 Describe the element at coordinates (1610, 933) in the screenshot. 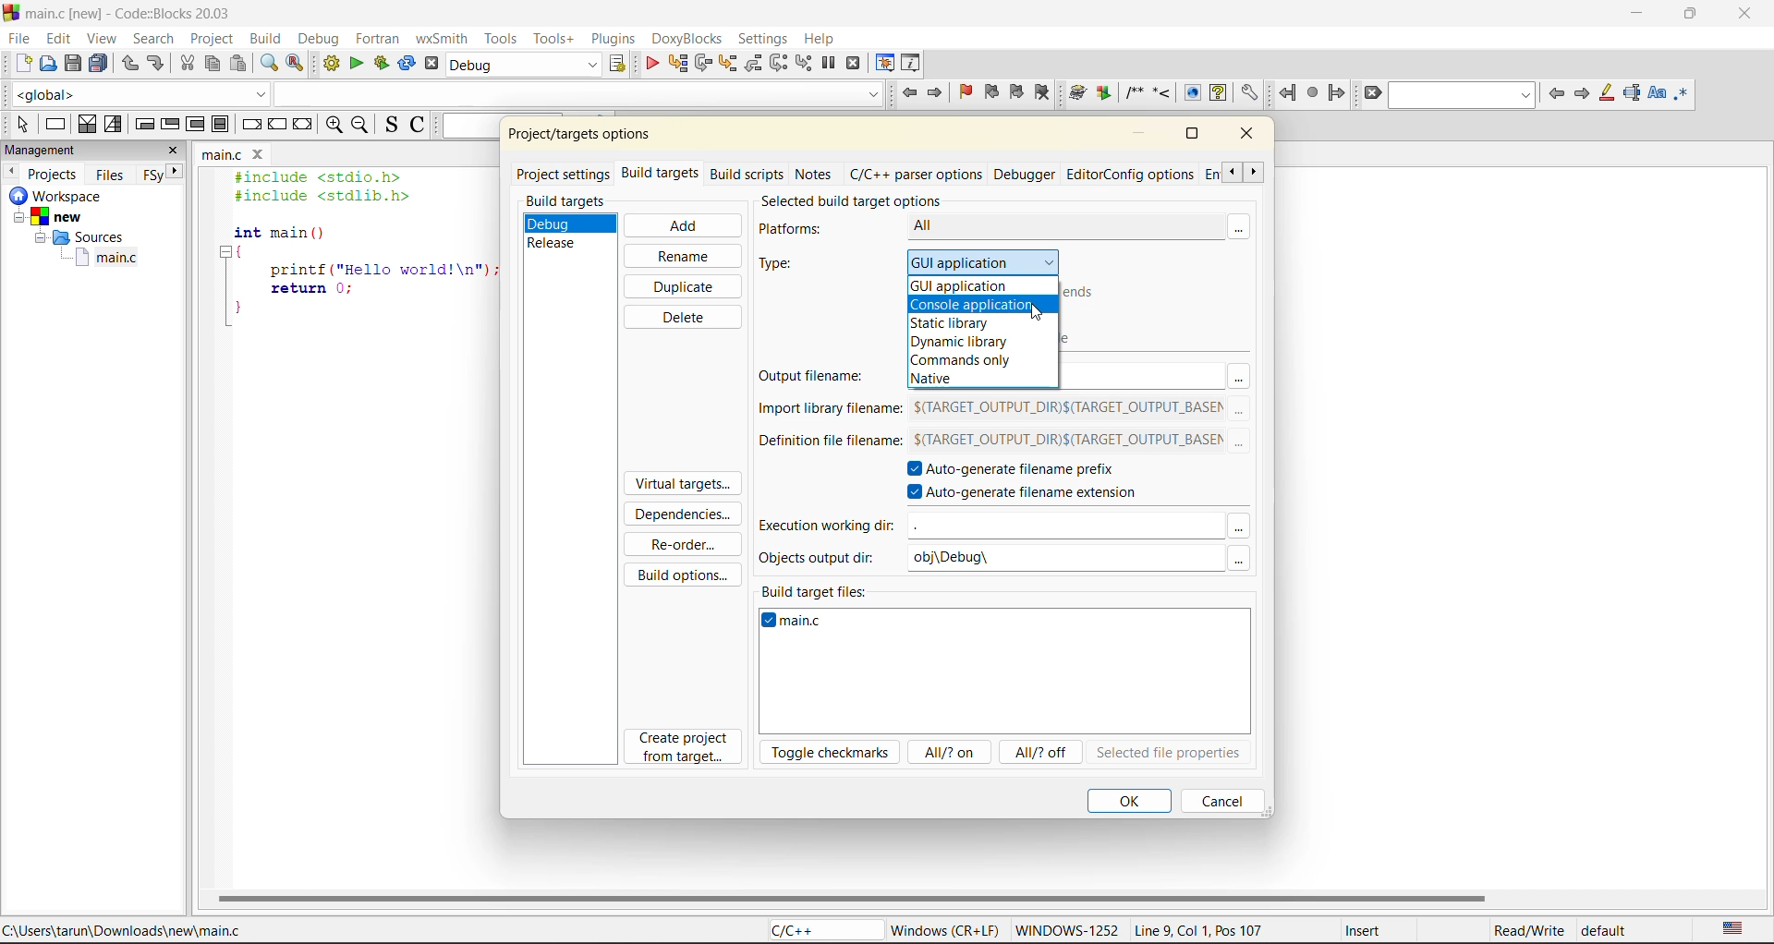

I see `default` at that location.